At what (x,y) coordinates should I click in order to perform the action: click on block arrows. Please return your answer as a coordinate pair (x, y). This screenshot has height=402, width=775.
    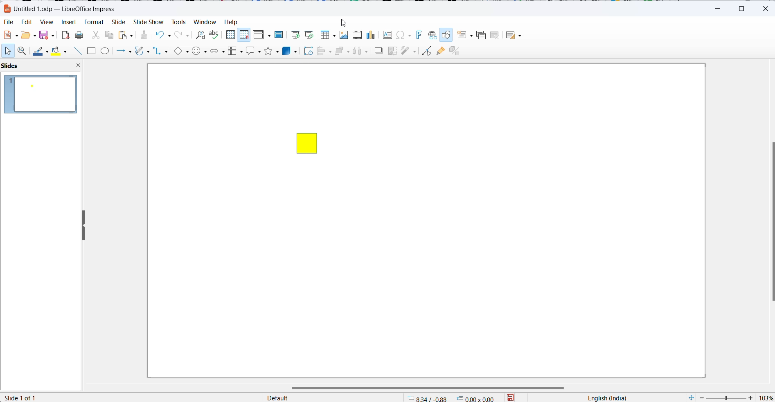
    Looking at the image, I should click on (217, 51).